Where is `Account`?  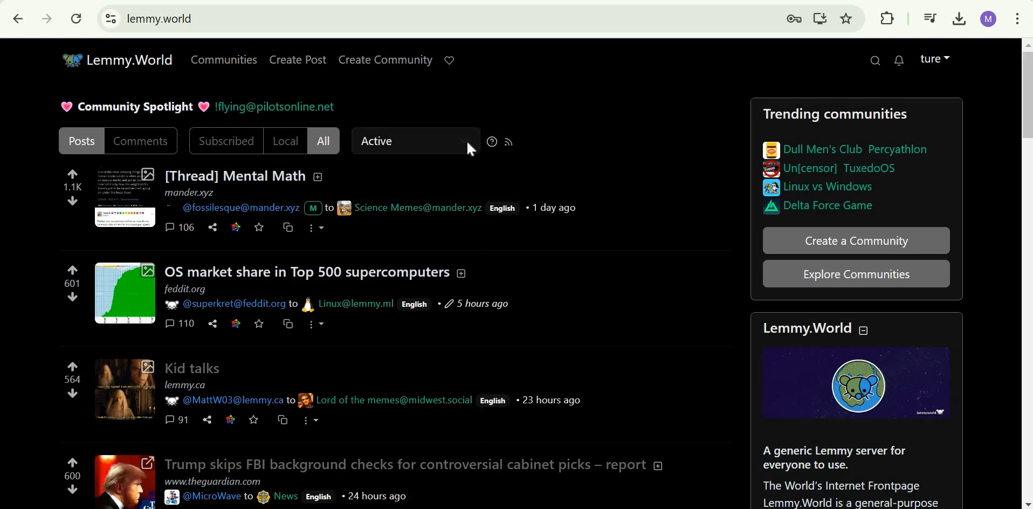 Account is located at coordinates (988, 19).